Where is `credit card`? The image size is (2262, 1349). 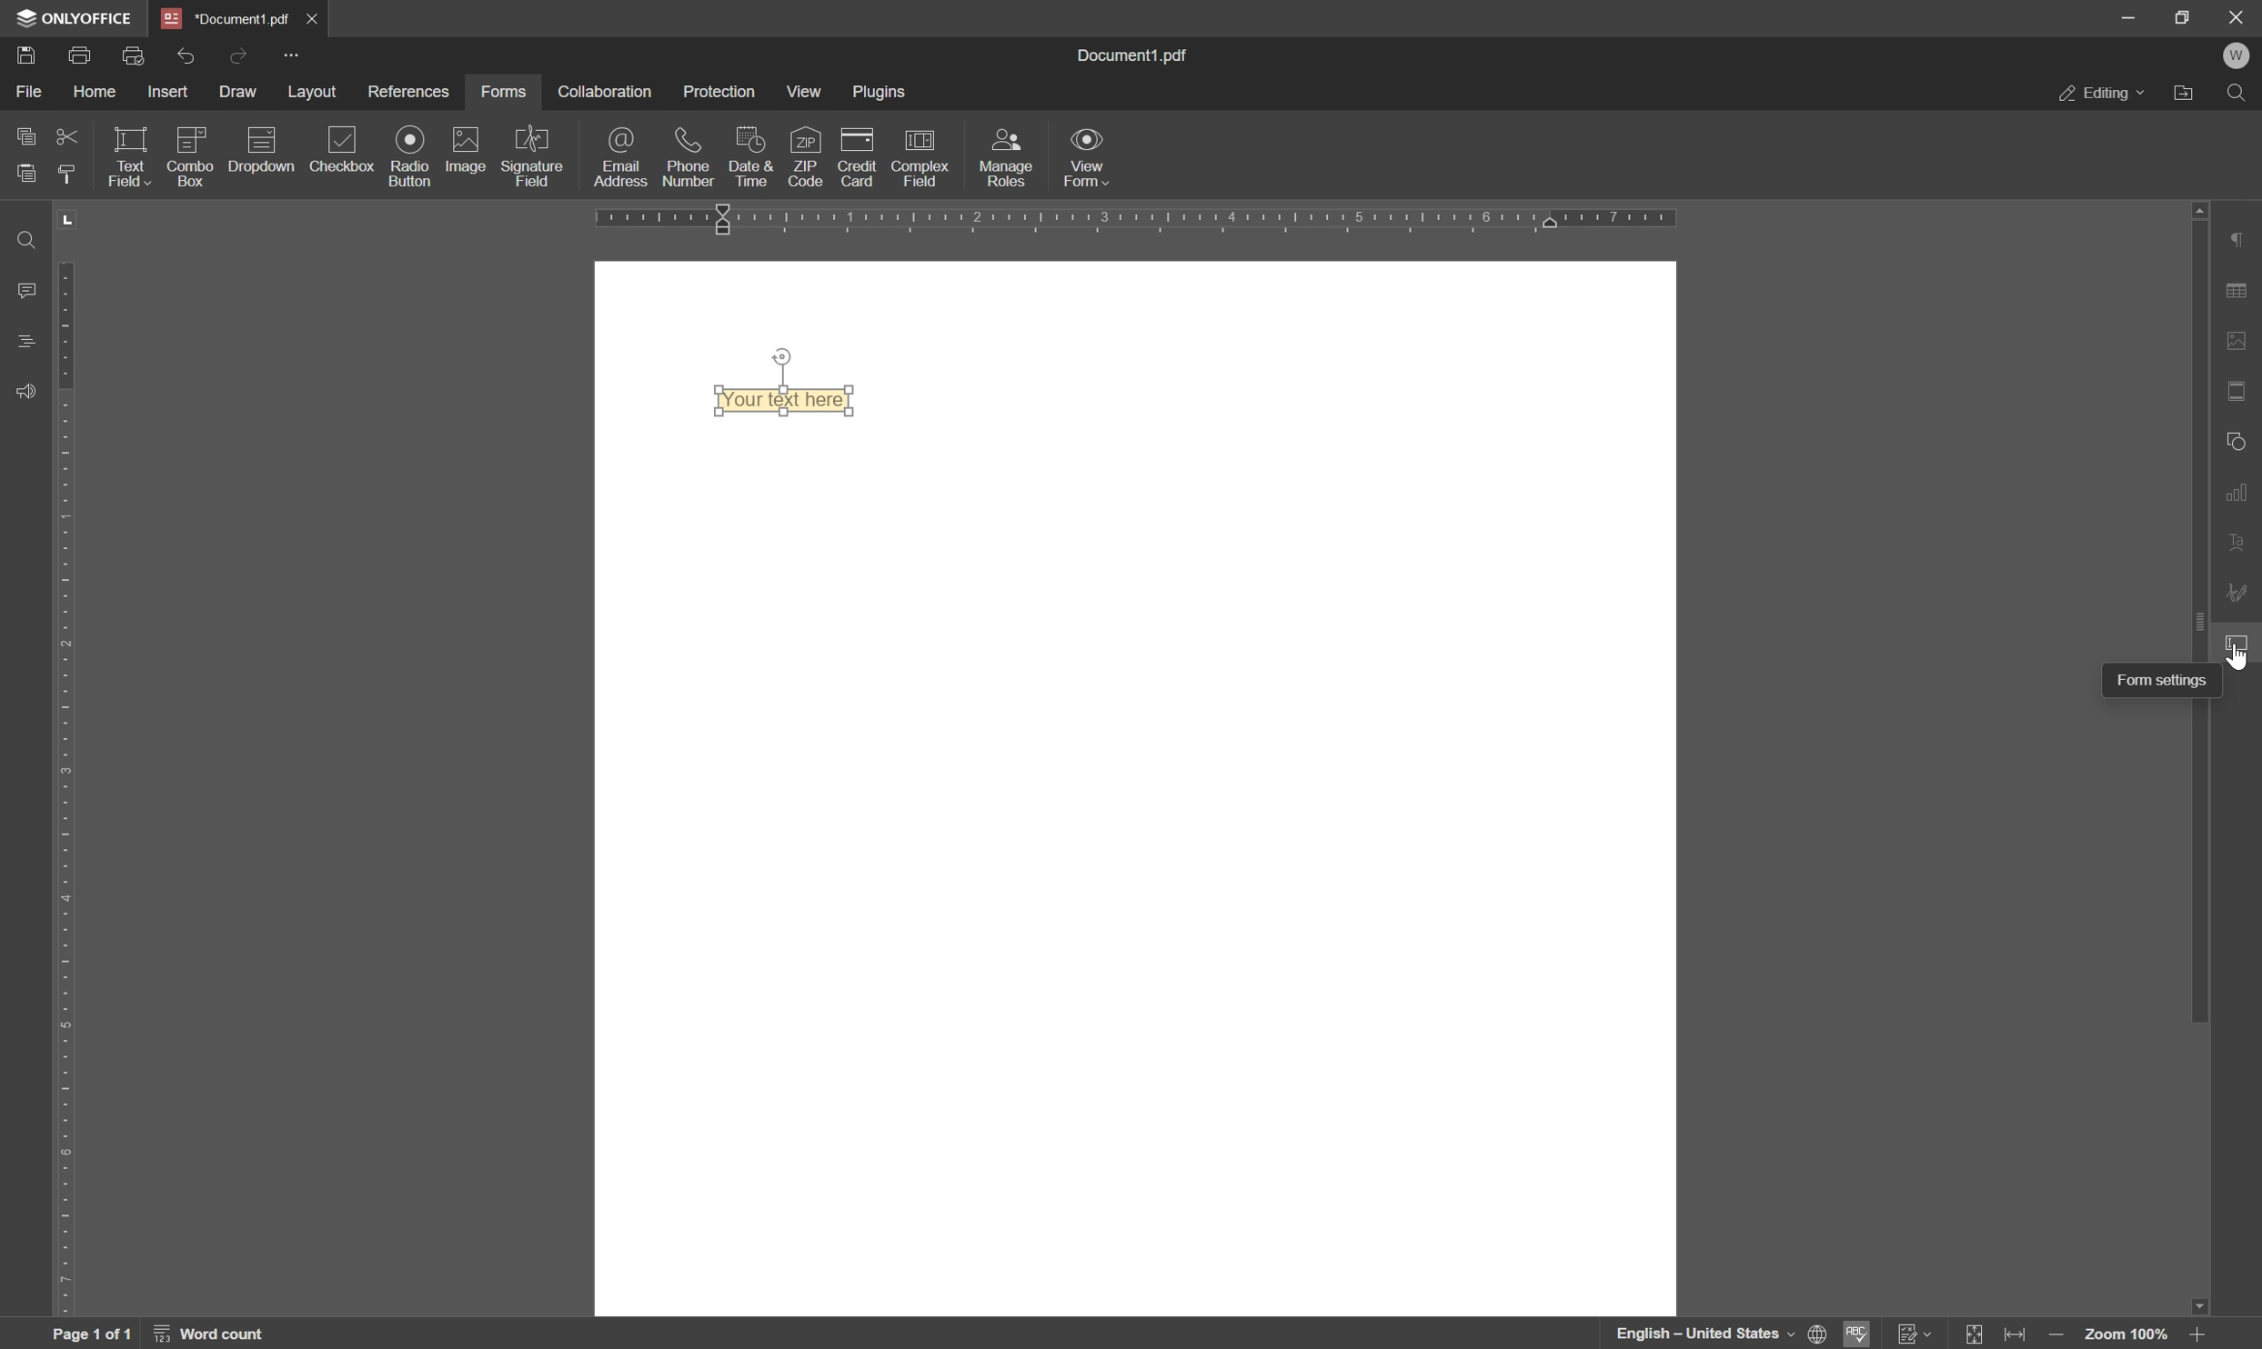 credit card is located at coordinates (857, 157).